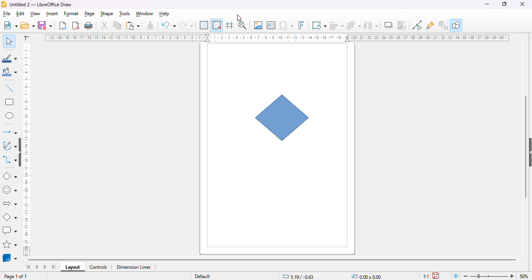  I want to click on scroll to next sheet, so click(45, 267).